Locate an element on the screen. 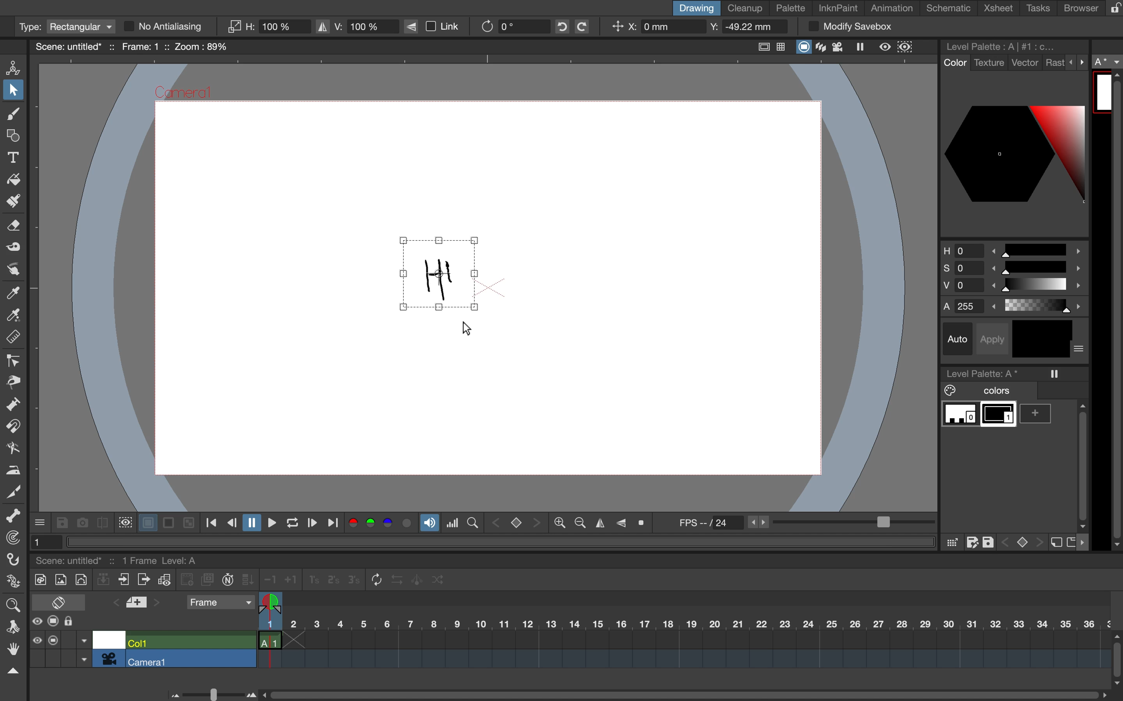 Image resolution: width=1123 pixels, height=701 pixels. paint brush tool is located at coordinates (11, 203).